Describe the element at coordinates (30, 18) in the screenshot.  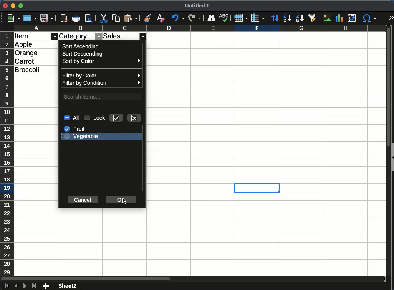
I see `open` at that location.